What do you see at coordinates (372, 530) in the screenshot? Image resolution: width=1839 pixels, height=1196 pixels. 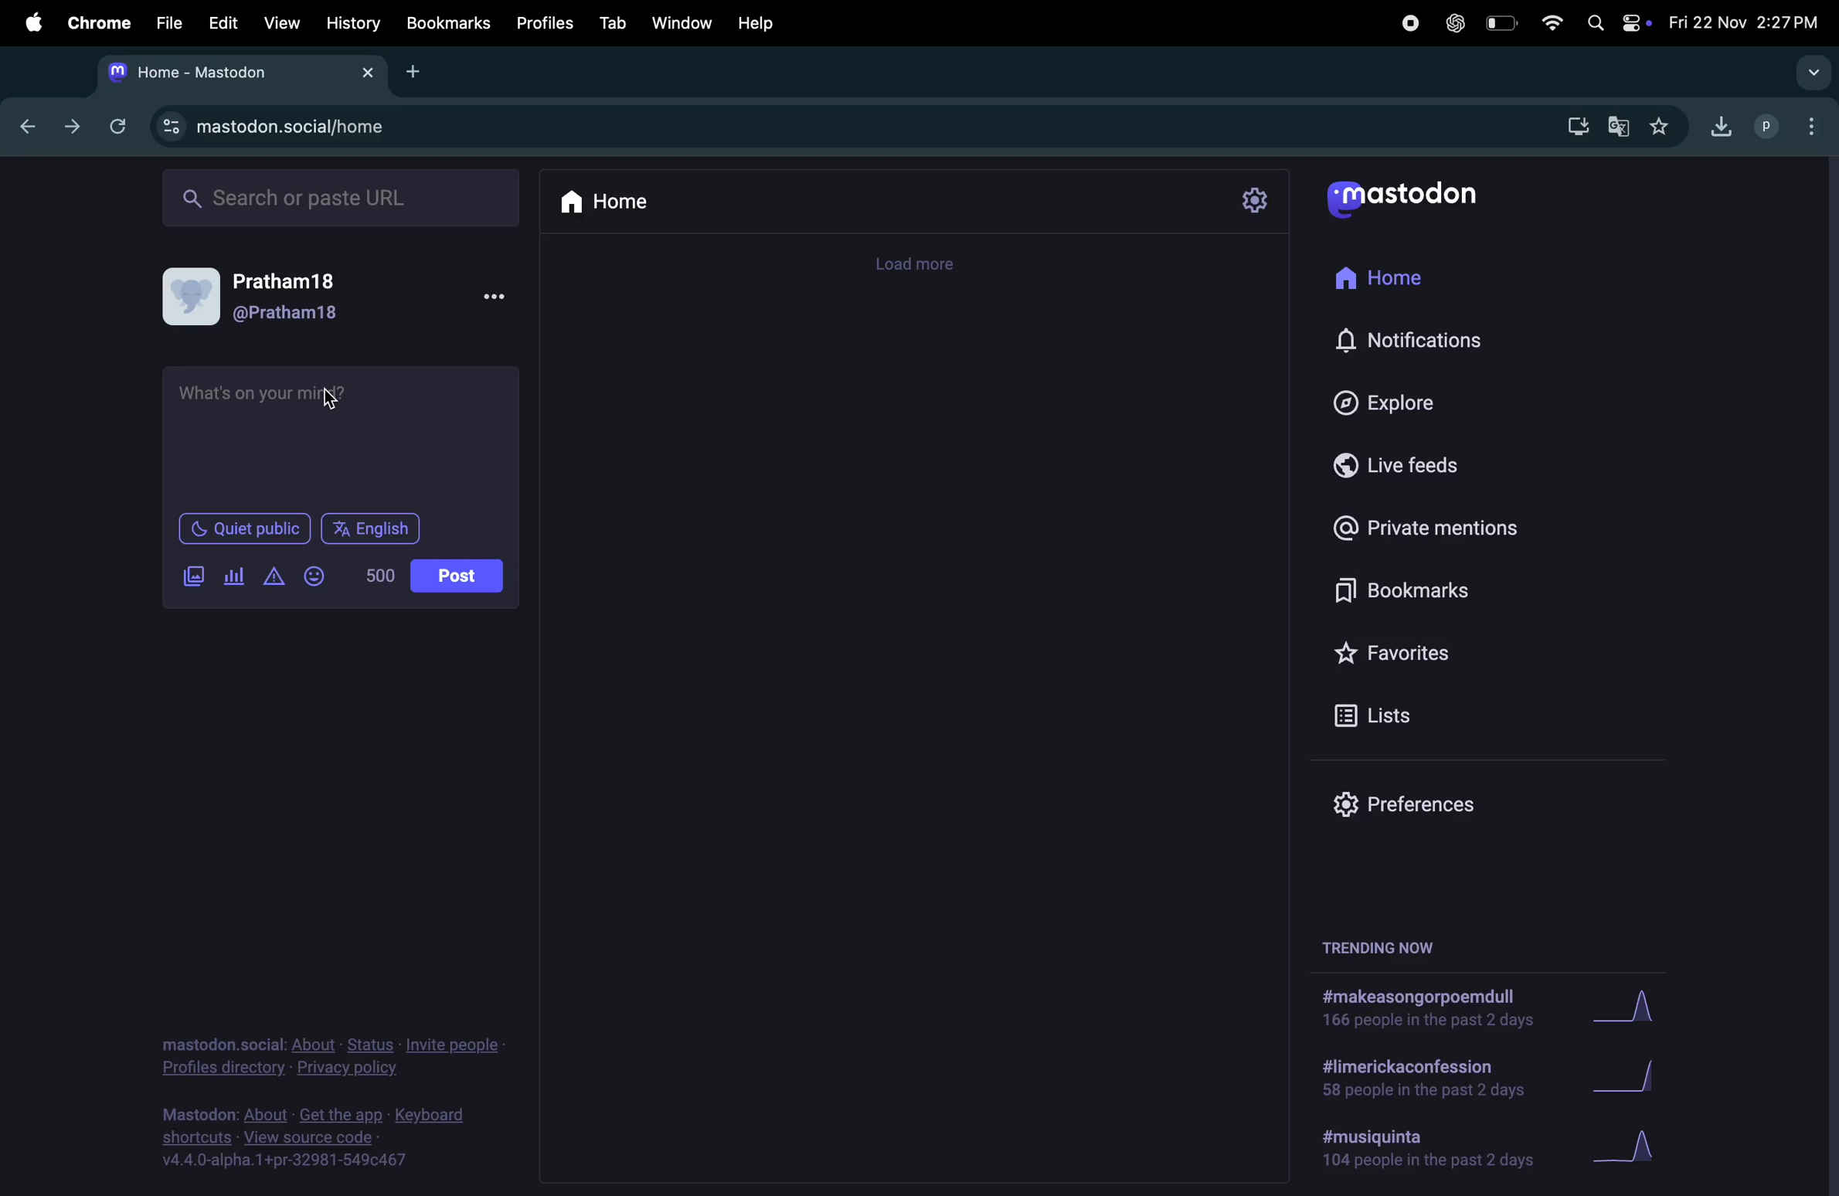 I see `language` at bounding box center [372, 530].